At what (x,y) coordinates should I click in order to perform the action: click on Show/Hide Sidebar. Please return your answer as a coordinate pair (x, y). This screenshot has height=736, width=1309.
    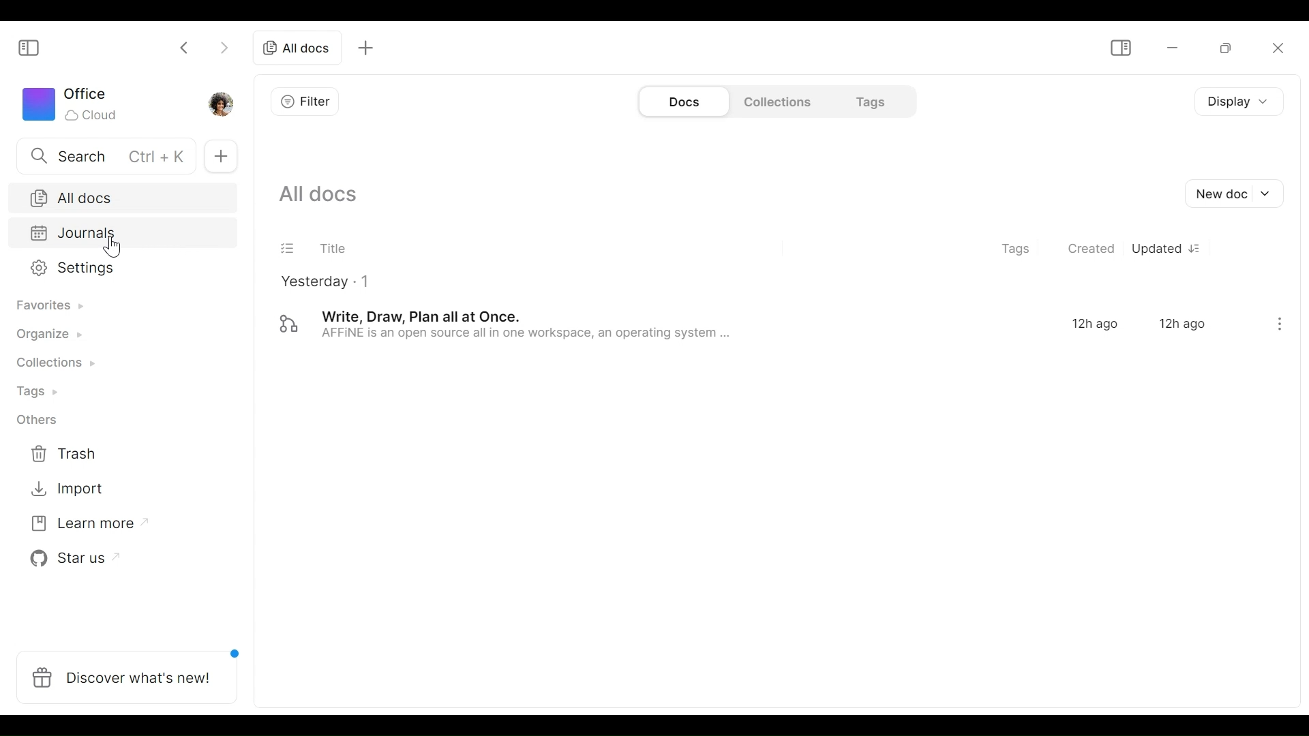
    Looking at the image, I should click on (35, 46).